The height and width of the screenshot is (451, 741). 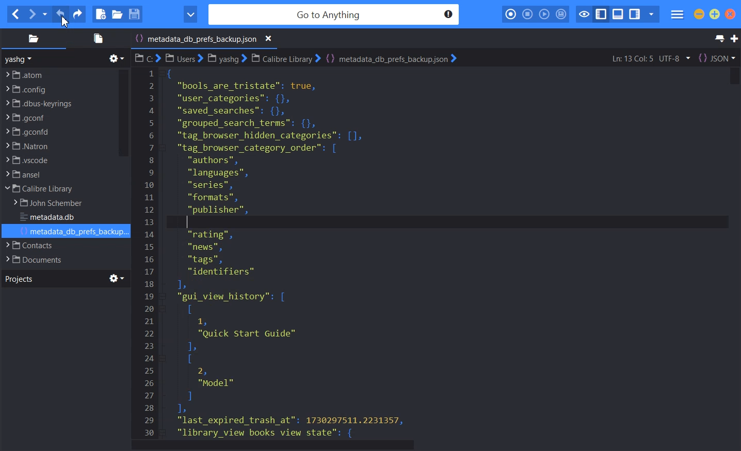 What do you see at coordinates (618, 14) in the screenshot?
I see `Show/hide bottom pane` at bounding box center [618, 14].